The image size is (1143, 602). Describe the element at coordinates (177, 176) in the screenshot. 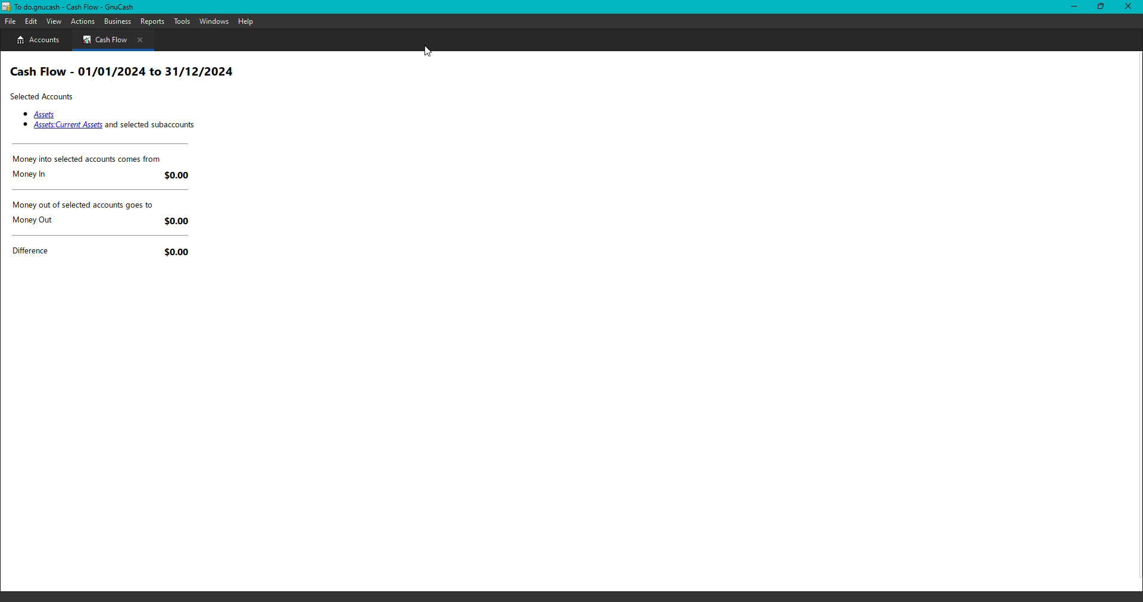

I see `$0` at that location.